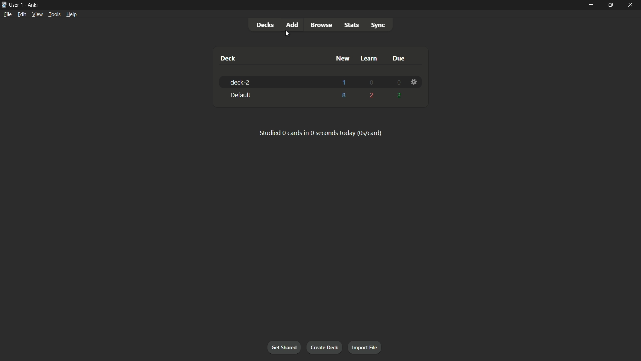 This screenshot has width=641, height=361. What do you see at coordinates (370, 58) in the screenshot?
I see `learn` at bounding box center [370, 58].